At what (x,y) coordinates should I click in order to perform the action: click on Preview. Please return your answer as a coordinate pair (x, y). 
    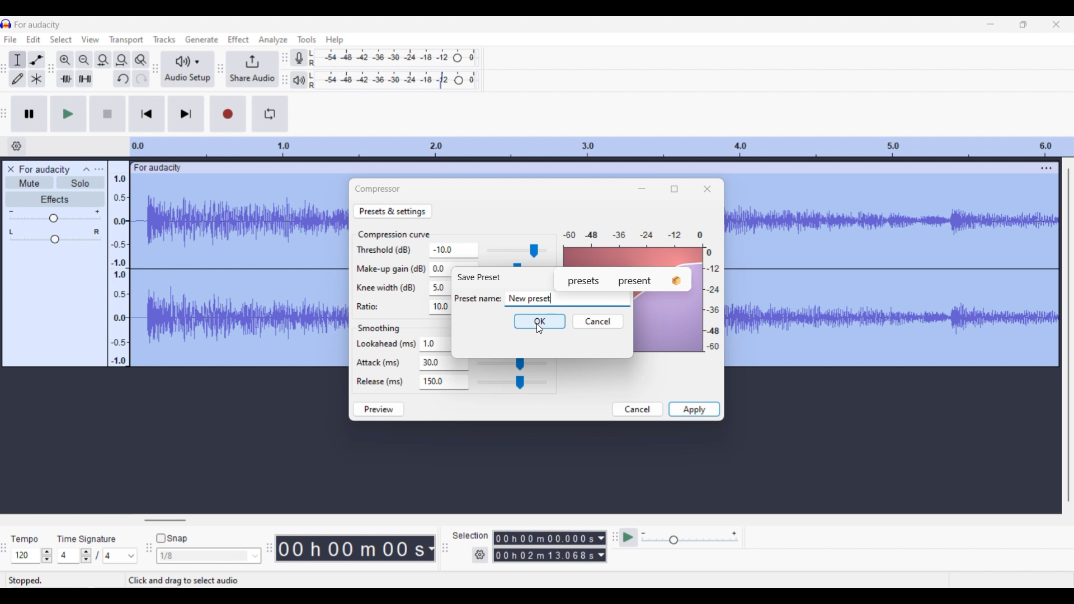
    Looking at the image, I should click on (378, 409).